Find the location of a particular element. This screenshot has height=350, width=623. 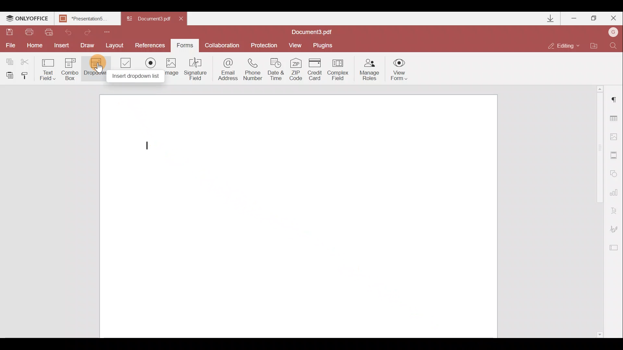

Redo is located at coordinates (84, 31).